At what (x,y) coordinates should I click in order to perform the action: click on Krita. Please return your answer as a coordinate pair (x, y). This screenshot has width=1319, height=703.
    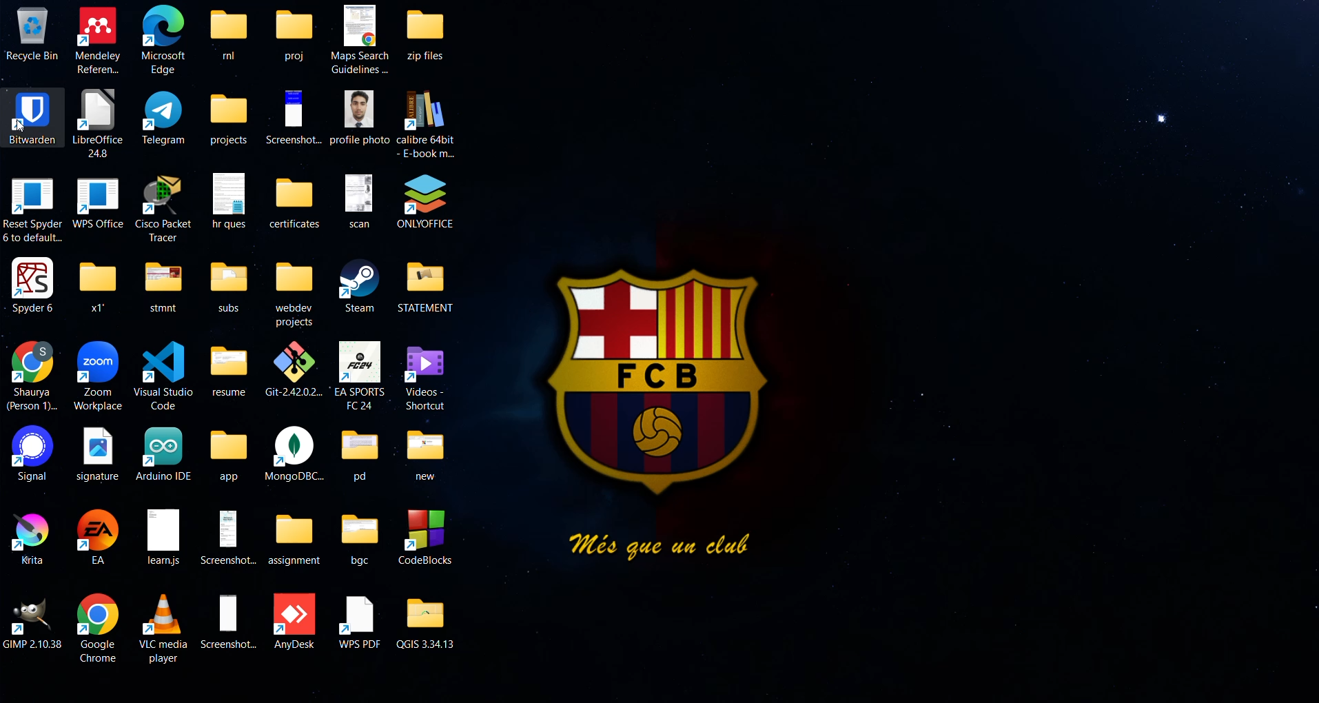
    Looking at the image, I should click on (28, 536).